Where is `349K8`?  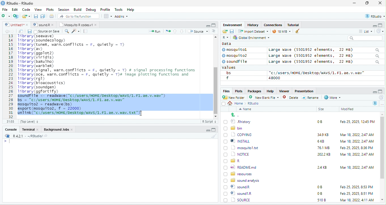 349K8 is located at coordinates (323, 135).